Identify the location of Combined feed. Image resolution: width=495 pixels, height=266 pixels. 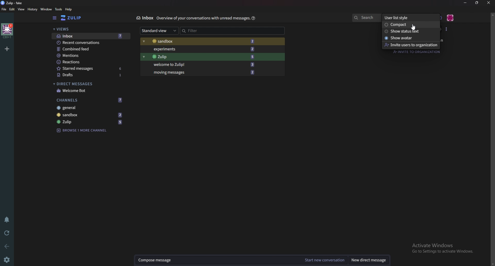
(92, 49).